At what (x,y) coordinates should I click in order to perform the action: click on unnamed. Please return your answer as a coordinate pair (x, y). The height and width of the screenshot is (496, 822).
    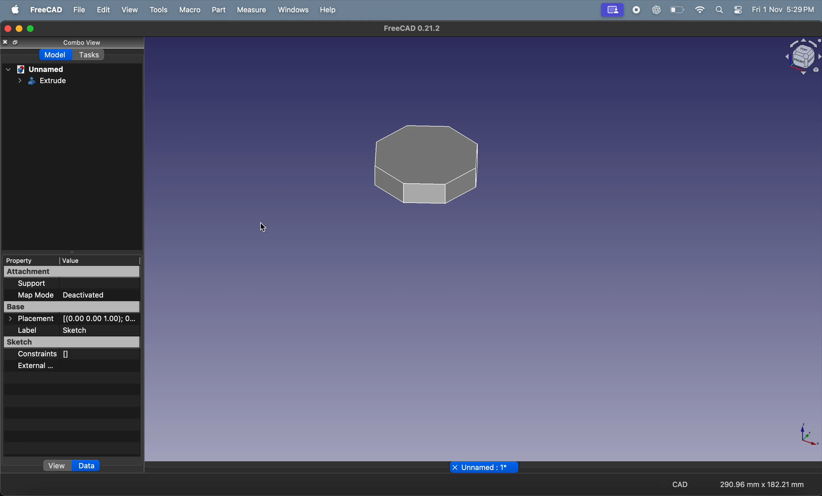
    Looking at the image, I should click on (35, 67).